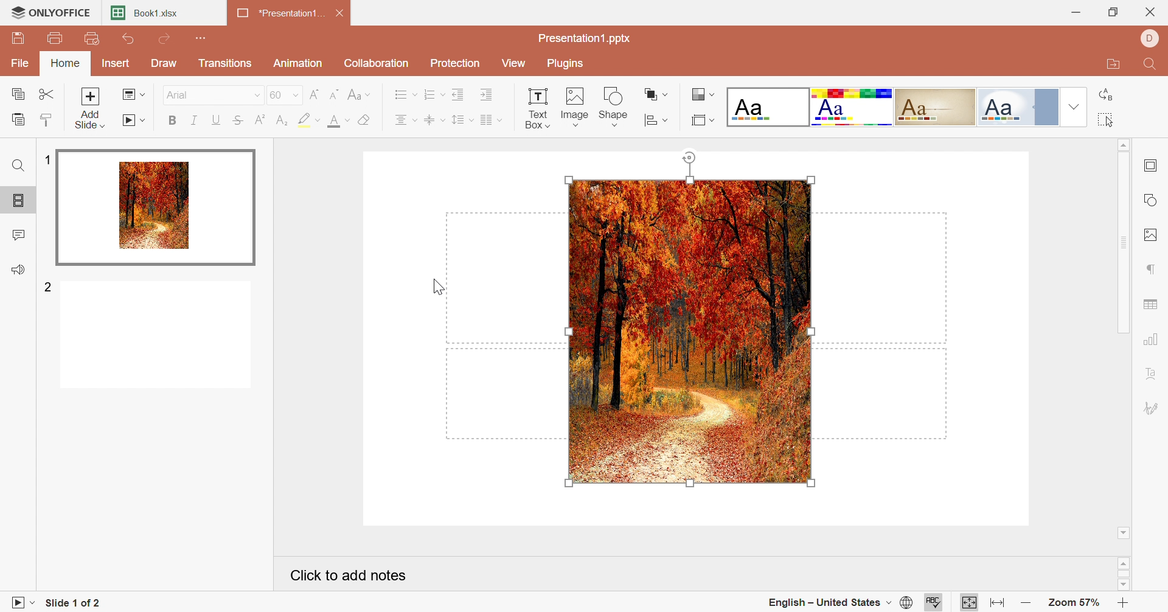  What do you see at coordinates (460, 93) in the screenshot?
I see `Decrease indent` at bounding box center [460, 93].